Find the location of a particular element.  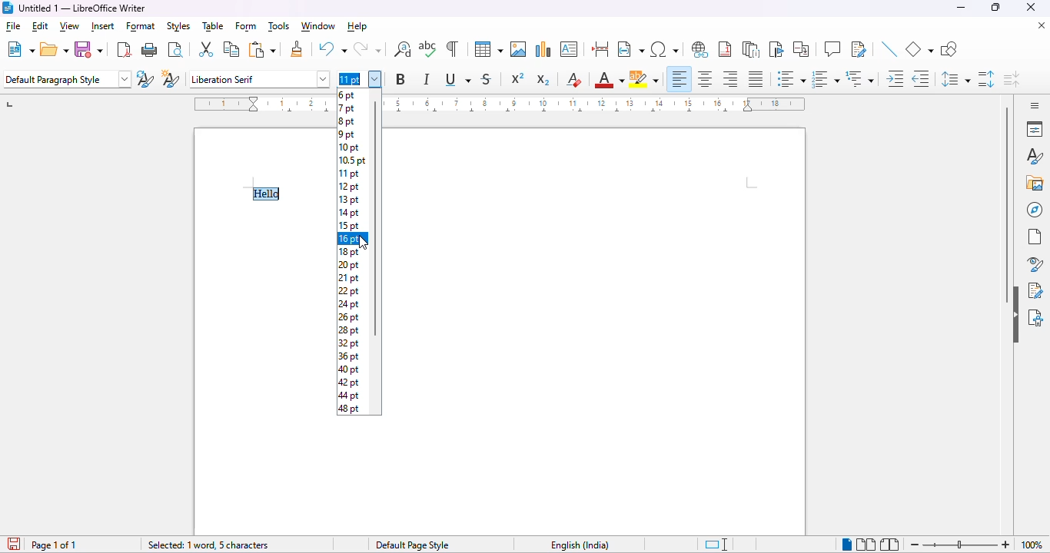

export directly as PDF is located at coordinates (124, 50).